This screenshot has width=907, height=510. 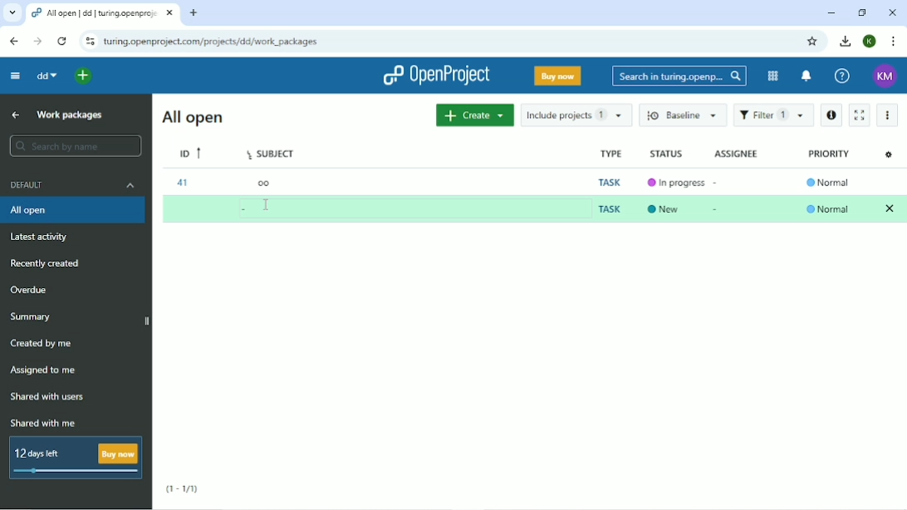 I want to click on (1-1/1), so click(x=184, y=486).